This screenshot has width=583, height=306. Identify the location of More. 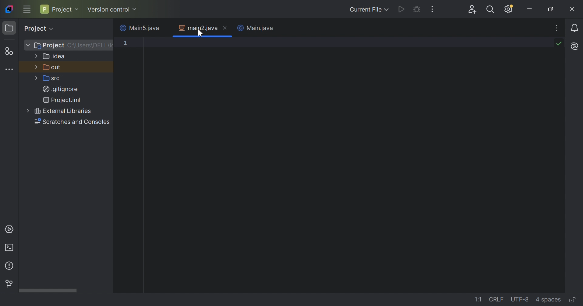
(37, 79).